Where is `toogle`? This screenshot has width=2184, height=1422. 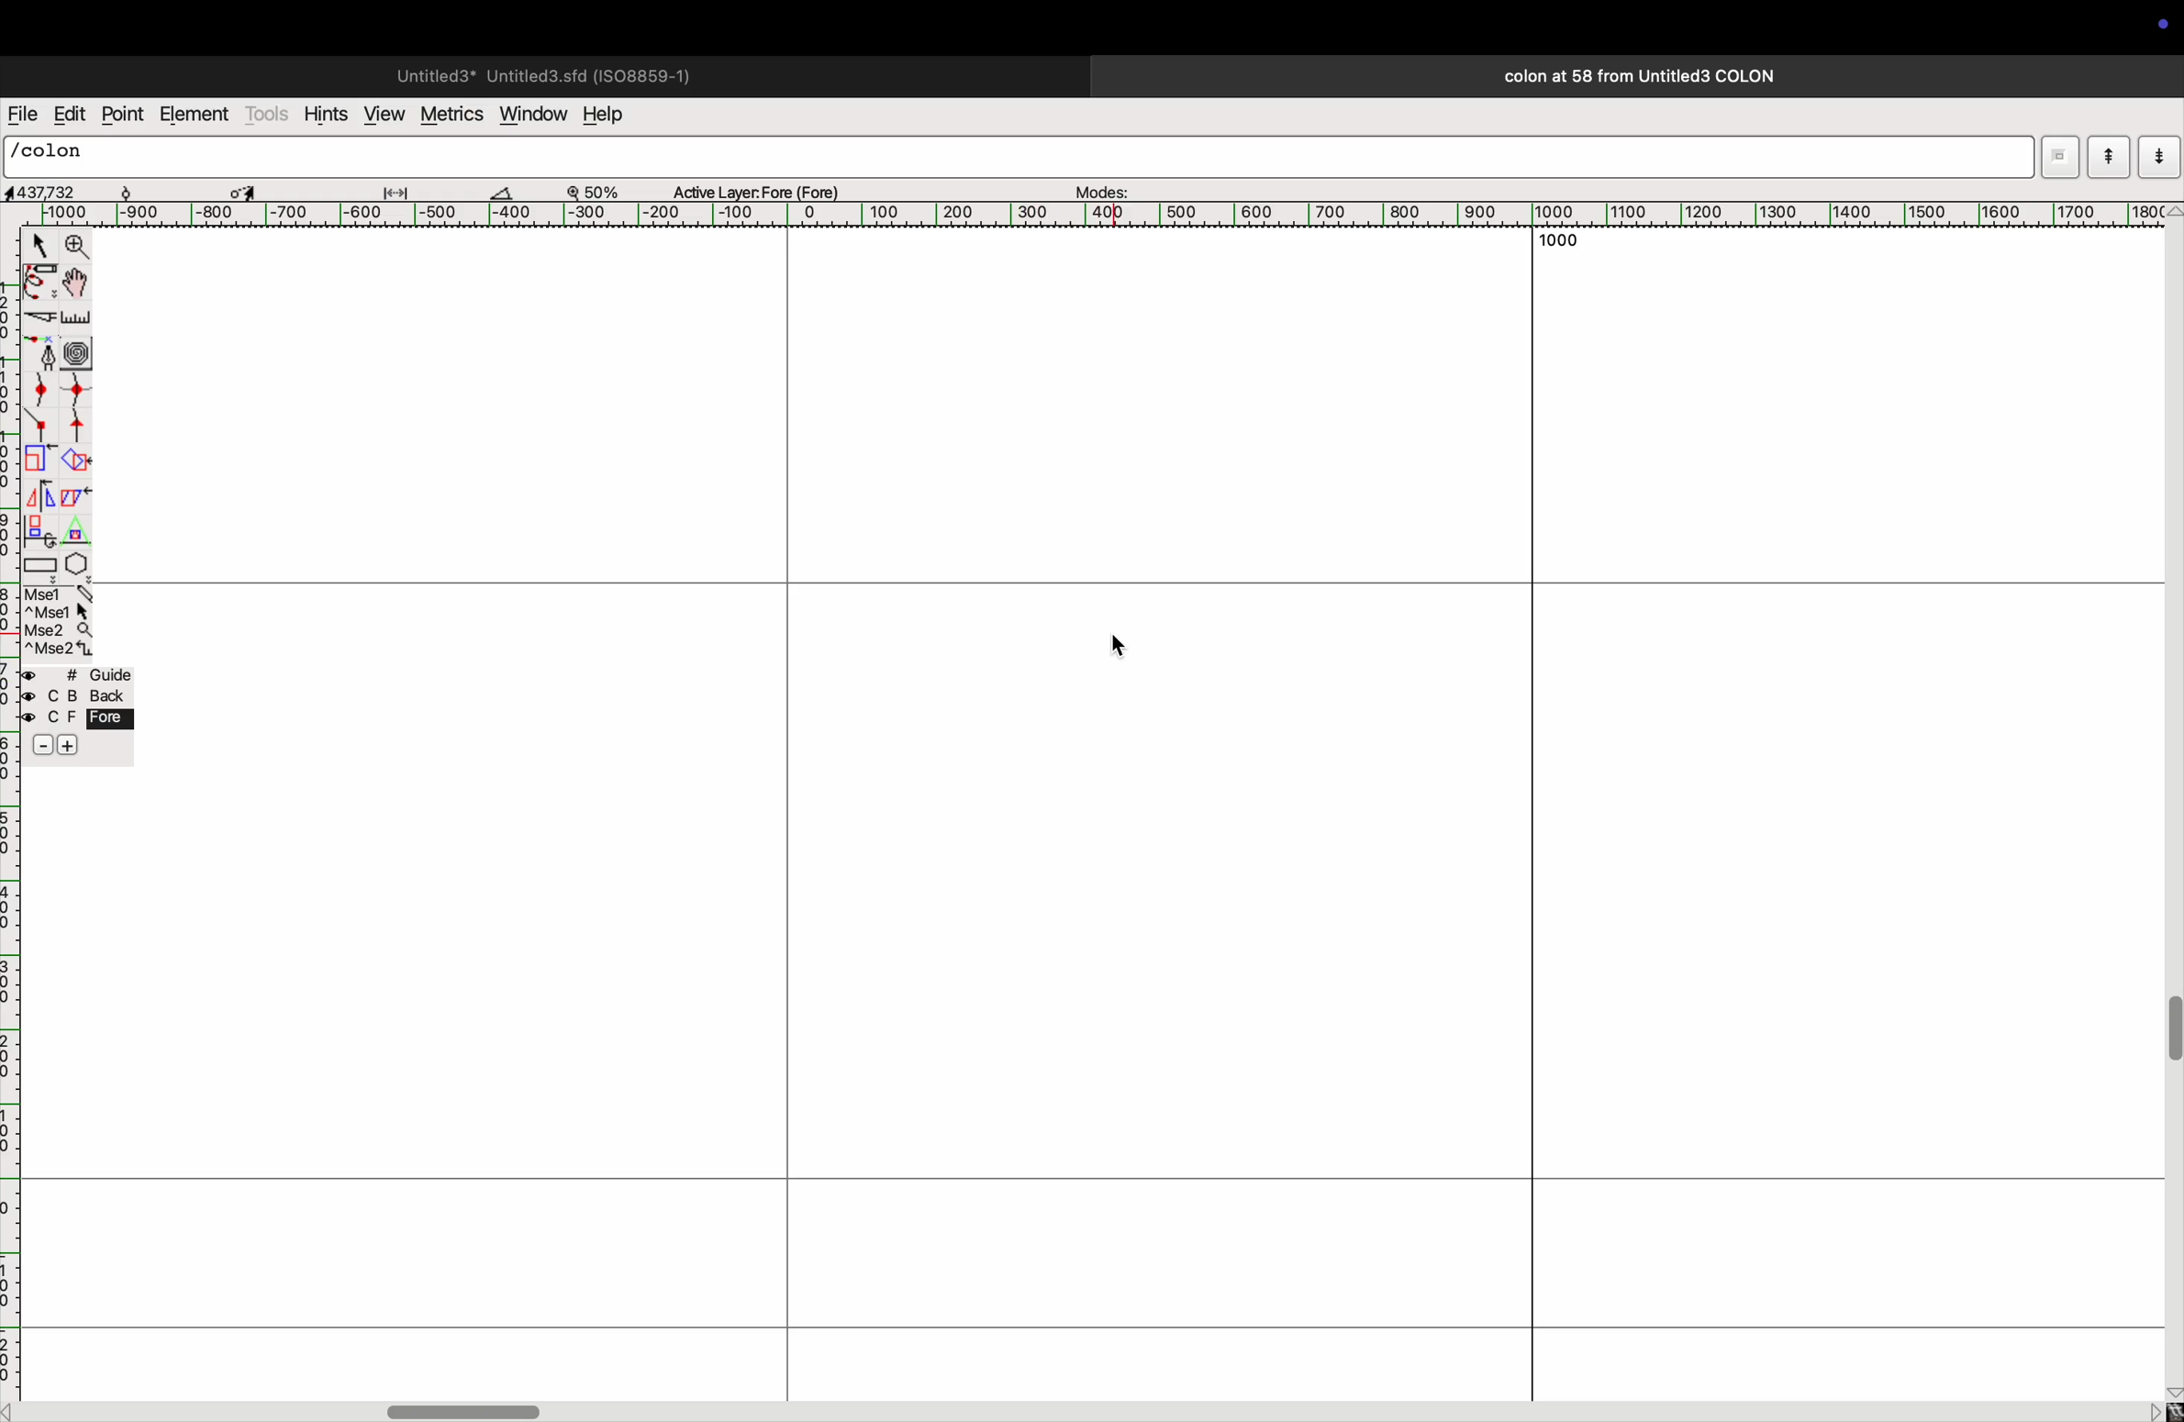 toogle is located at coordinates (75, 284).